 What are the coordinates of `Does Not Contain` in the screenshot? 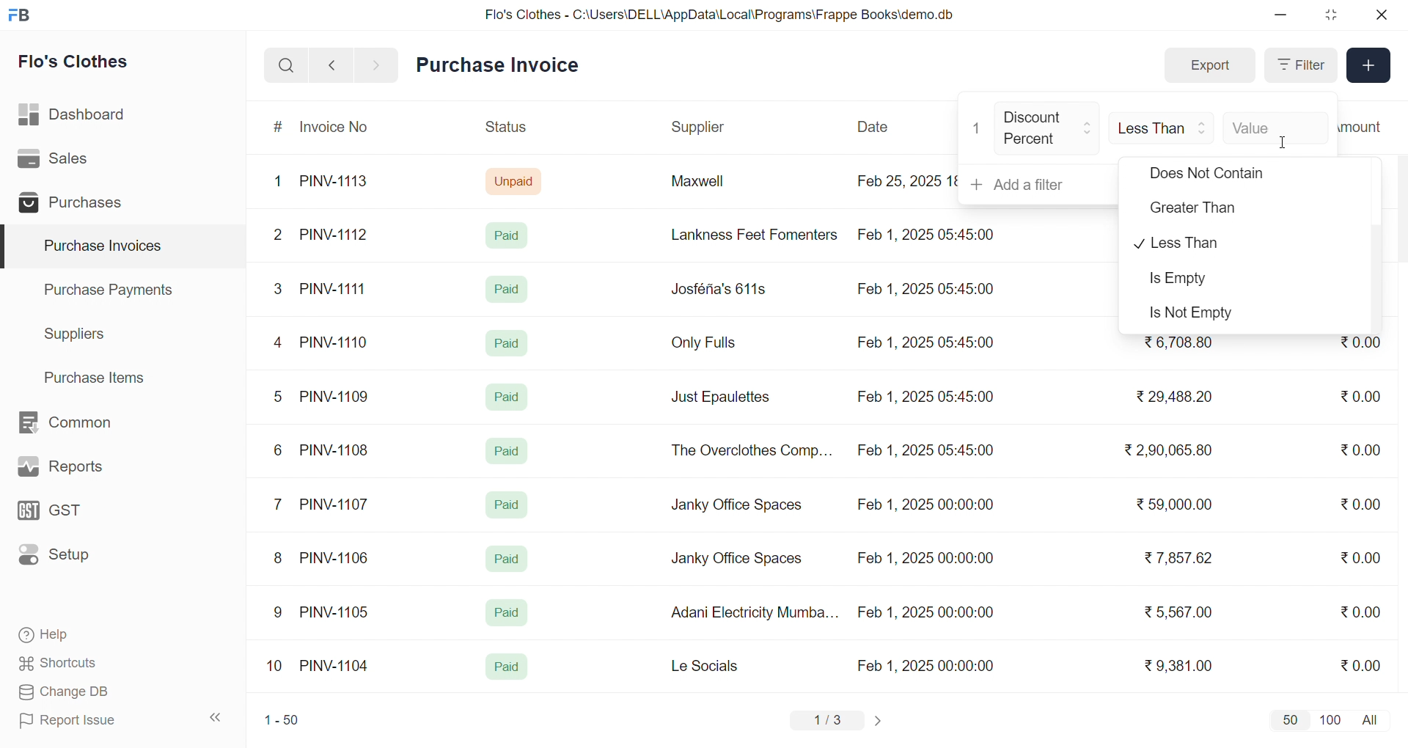 It's located at (1207, 176).